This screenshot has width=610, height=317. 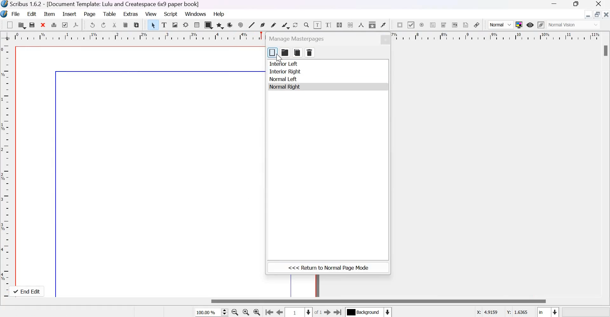 I want to click on Go to the next page, so click(x=328, y=312).